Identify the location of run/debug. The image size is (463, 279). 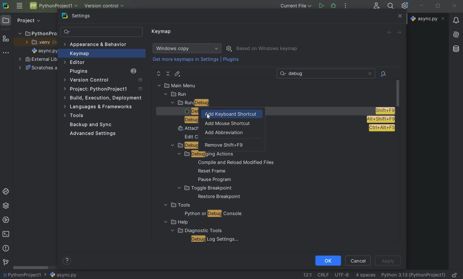
(201, 103).